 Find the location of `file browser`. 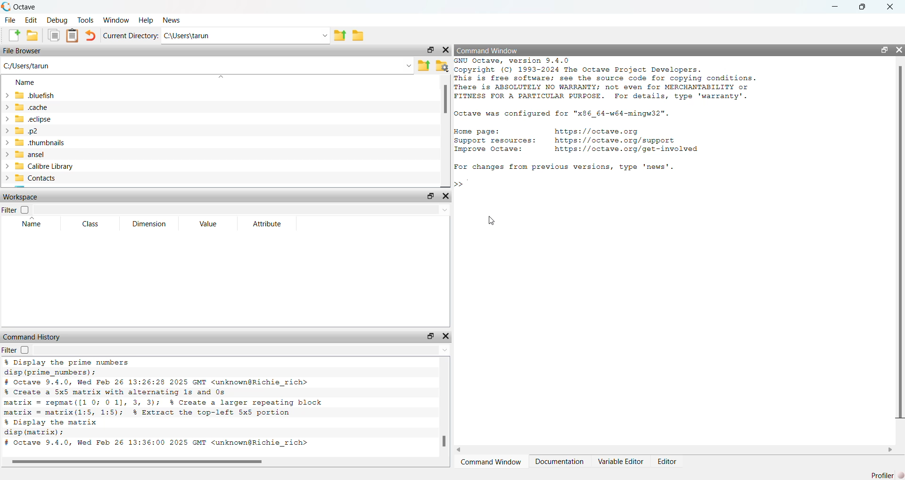

file browser is located at coordinates (25, 52).